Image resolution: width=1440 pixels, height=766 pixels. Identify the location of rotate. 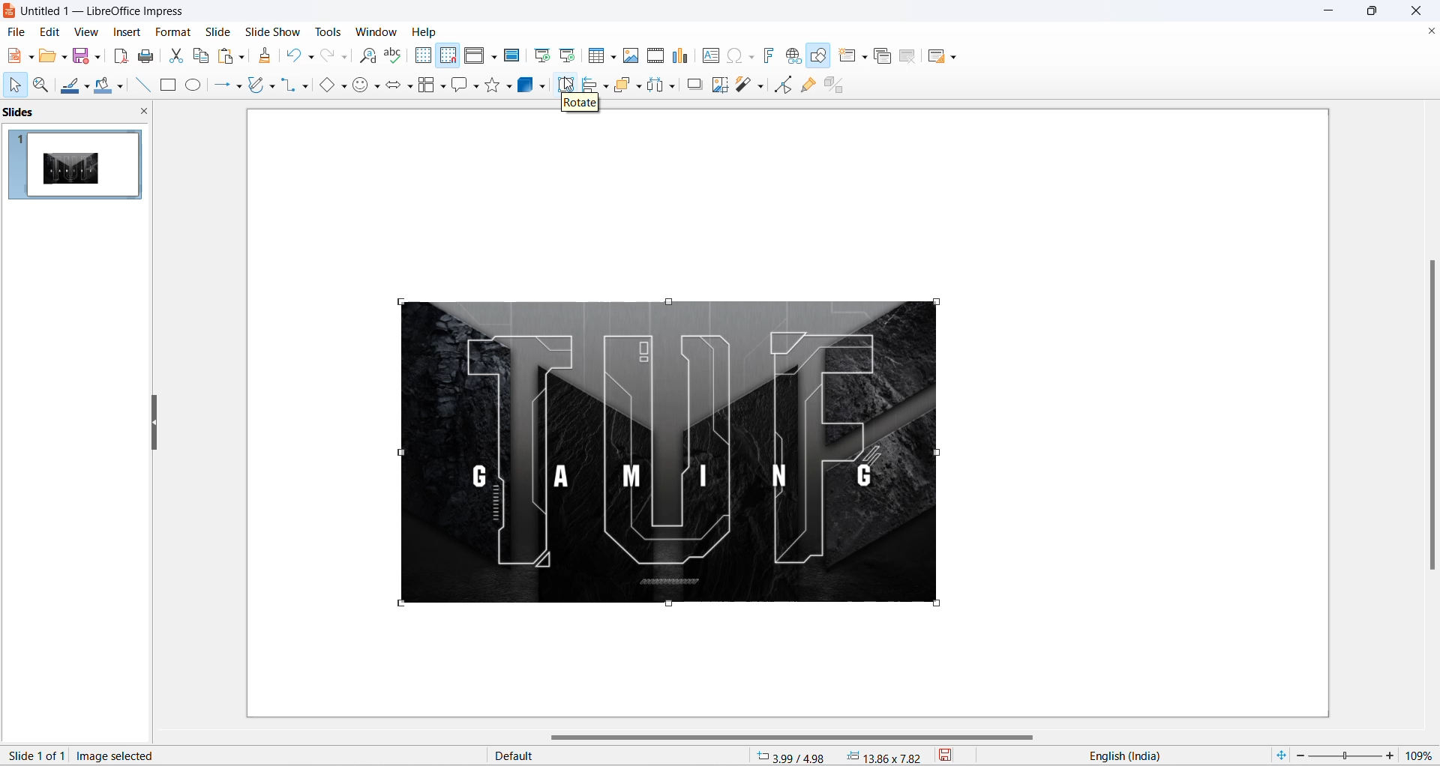
(568, 85).